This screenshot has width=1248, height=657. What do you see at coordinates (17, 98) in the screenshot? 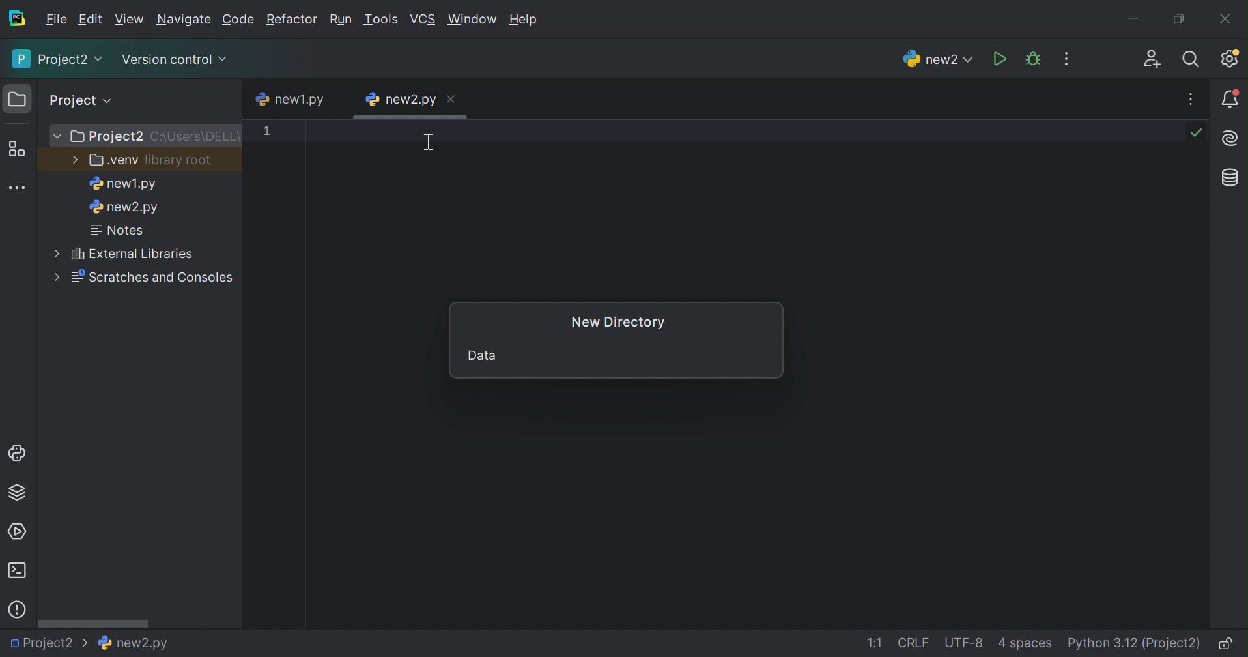
I see `Folder icon` at bounding box center [17, 98].